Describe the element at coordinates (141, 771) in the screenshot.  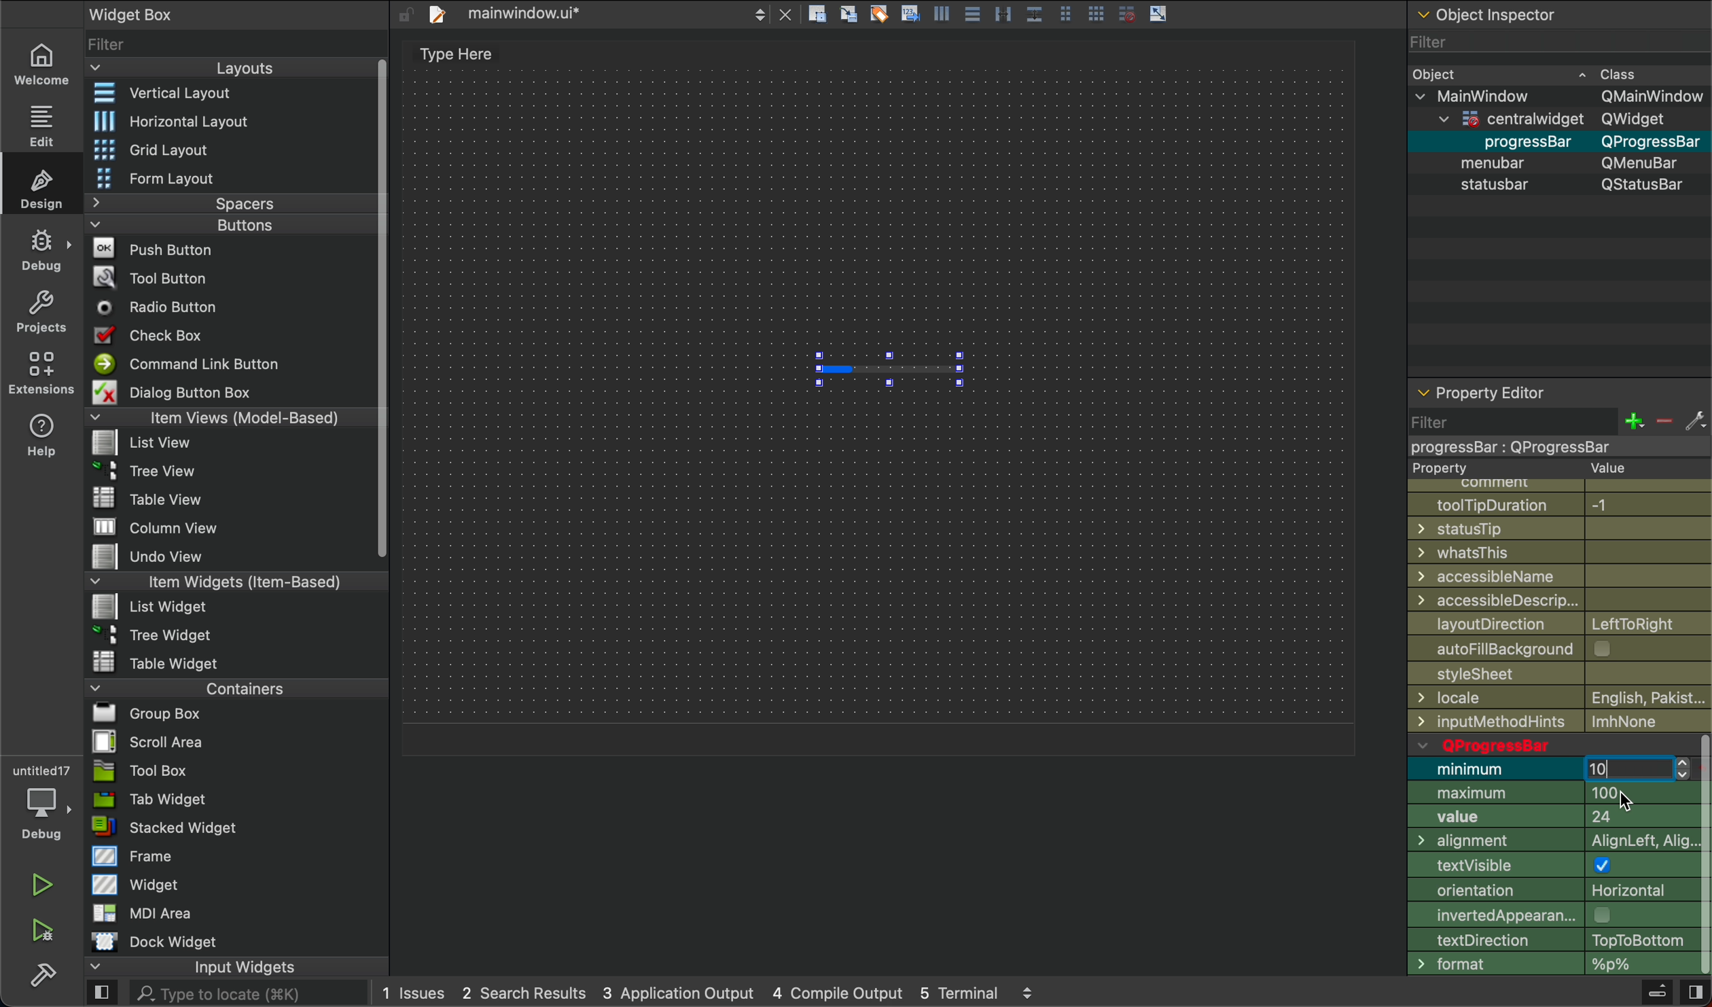
I see `Tool Box` at that location.